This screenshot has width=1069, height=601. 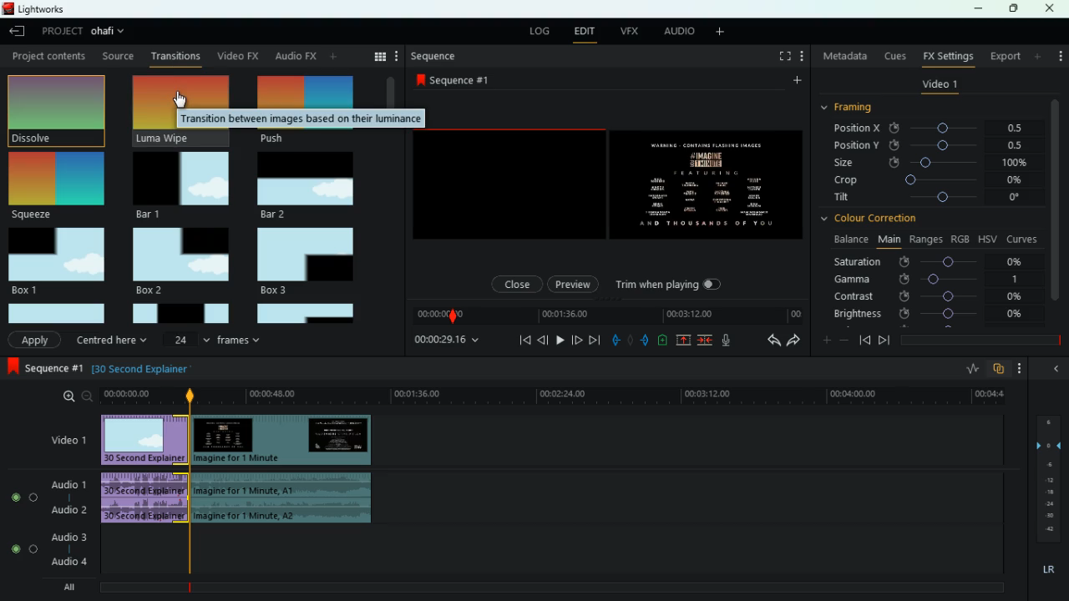 I want to click on screen, so click(x=607, y=189).